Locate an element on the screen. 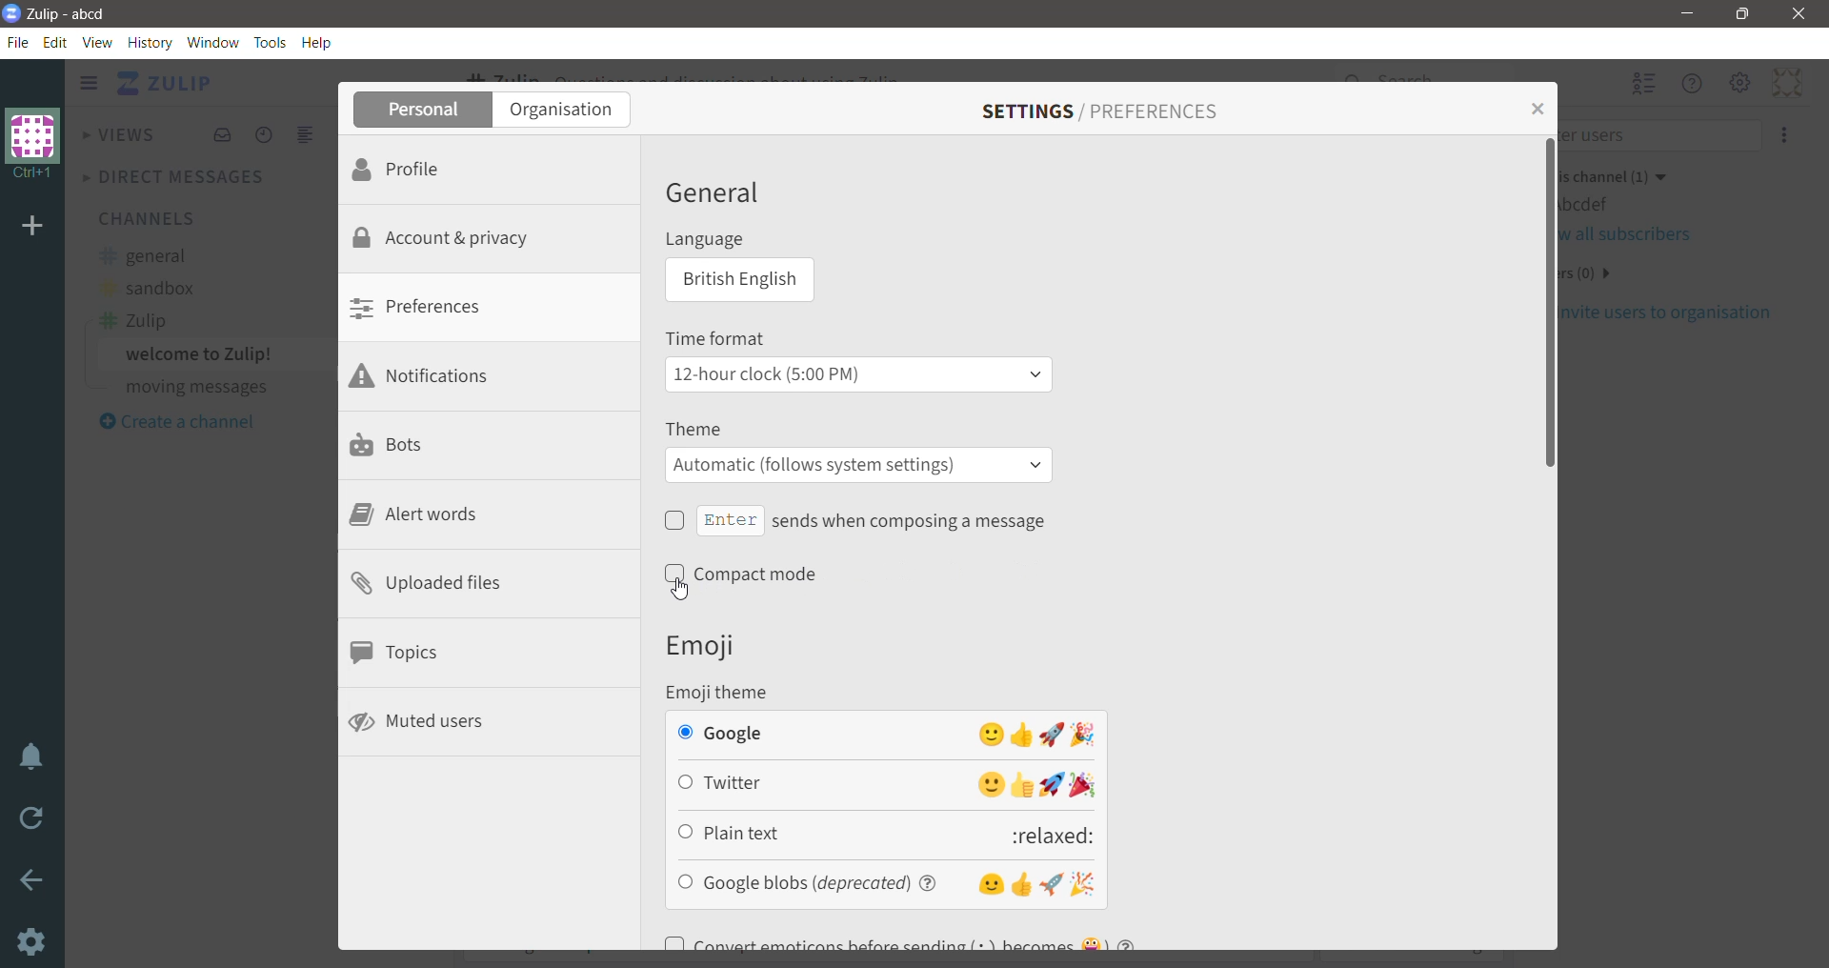  Personal Menu is located at coordinates (1784, 82).